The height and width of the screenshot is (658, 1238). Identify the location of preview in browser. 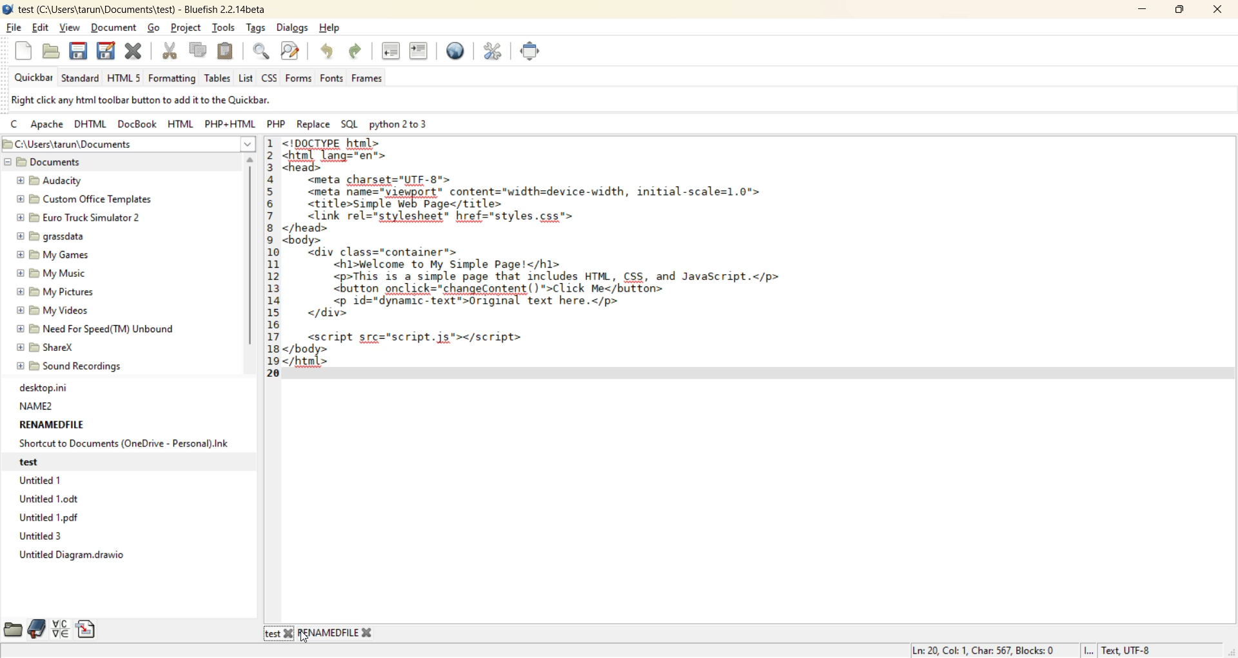
(460, 53).